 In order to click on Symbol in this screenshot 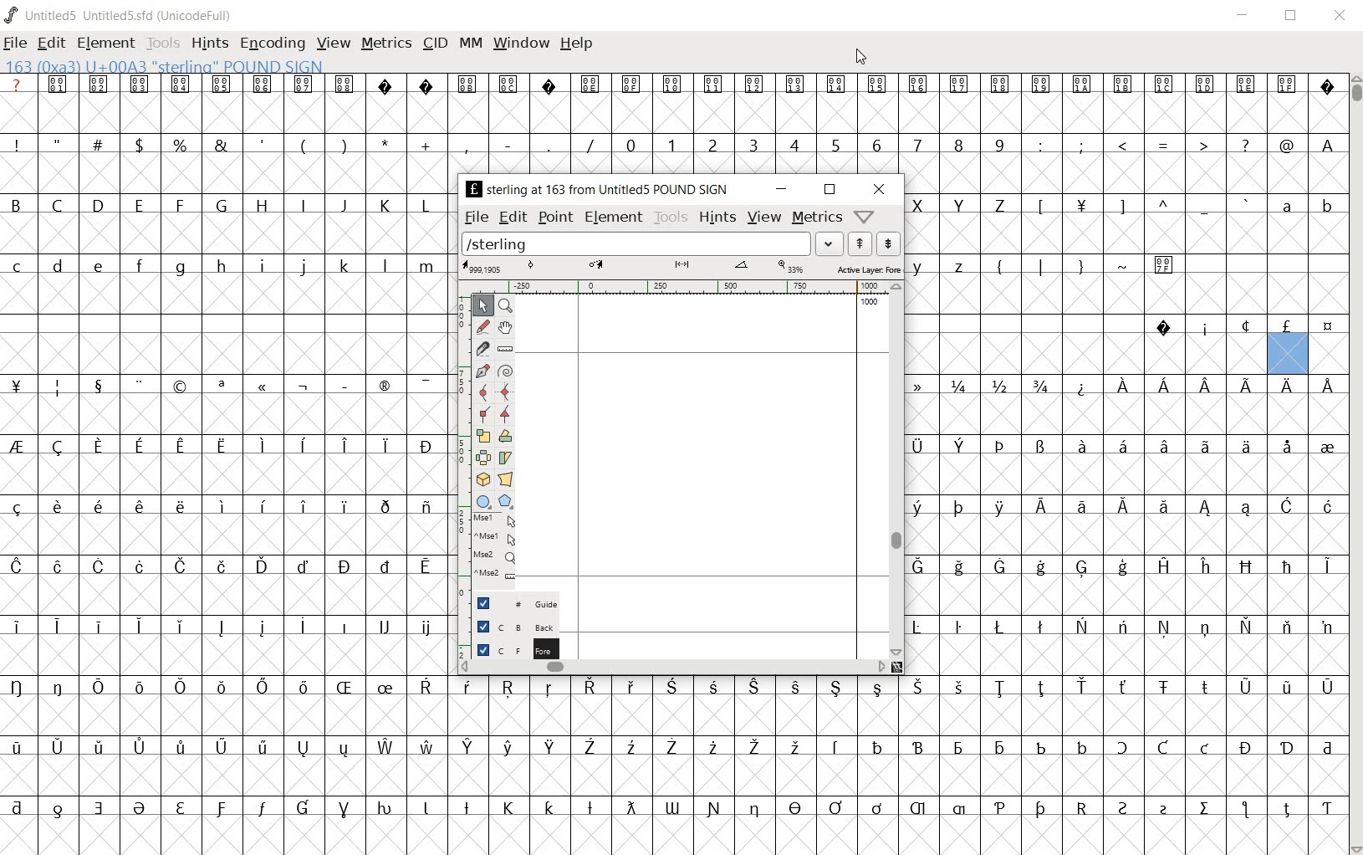, I will do `click(344, 810)`.